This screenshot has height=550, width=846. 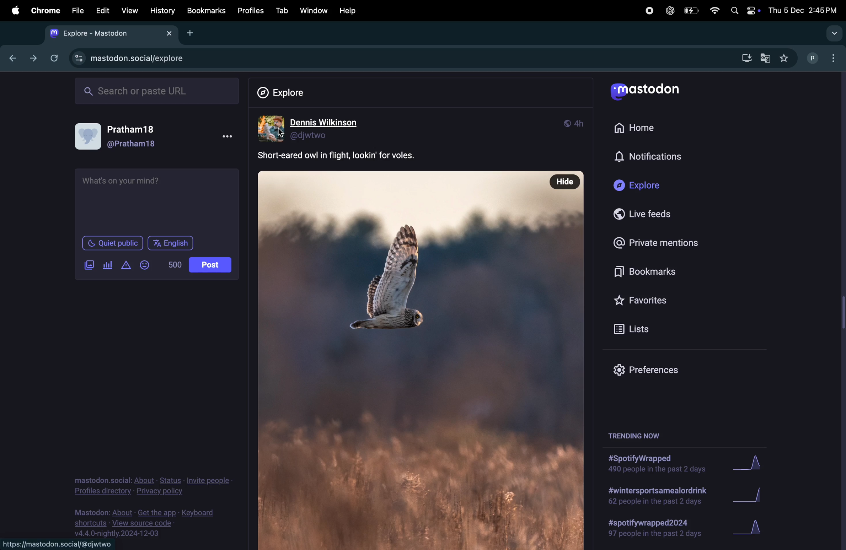 What do you see at coordinates (171, 243) in the screenshot?
I see `English` at bounding box center [171, 243].